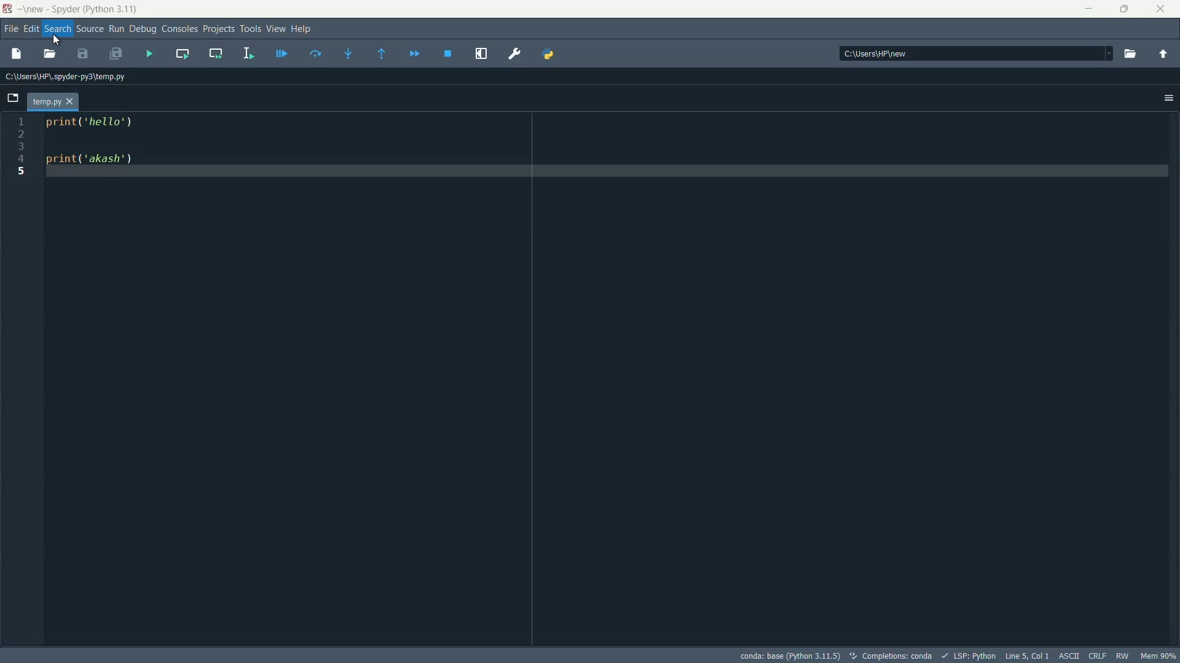 Image resolution: width=1180 pixels, height=663 pixels. Describe the element at coordinates (1158, 656) in the screenshot. I see `memory usage: 63%` at that location.